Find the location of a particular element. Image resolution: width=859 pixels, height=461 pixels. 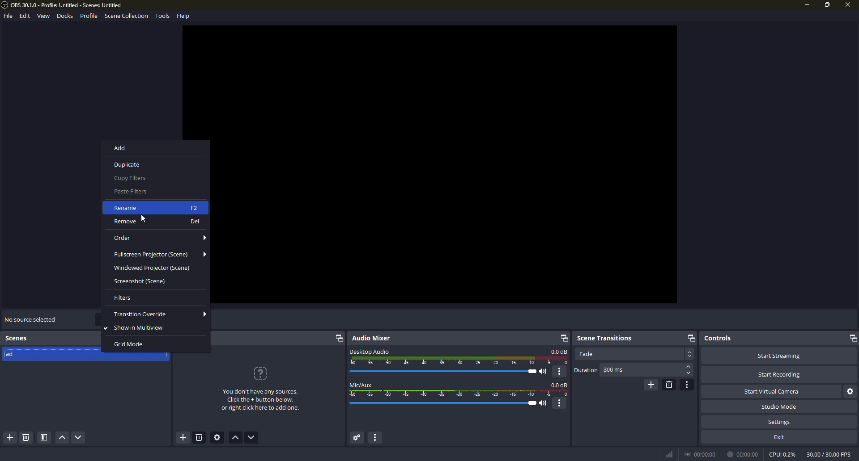

cpu level is located at coordinates (782, 453).